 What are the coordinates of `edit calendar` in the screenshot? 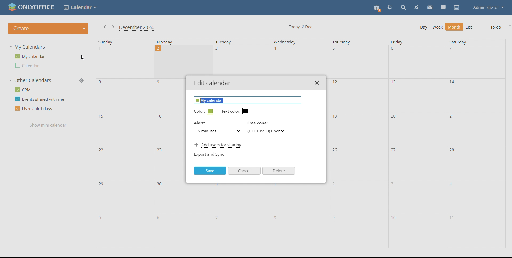 It's located at (213, 83).